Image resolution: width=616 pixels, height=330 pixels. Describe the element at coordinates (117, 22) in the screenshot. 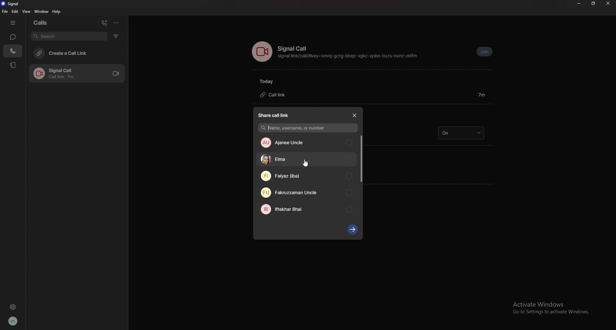

I see `options` at that location.